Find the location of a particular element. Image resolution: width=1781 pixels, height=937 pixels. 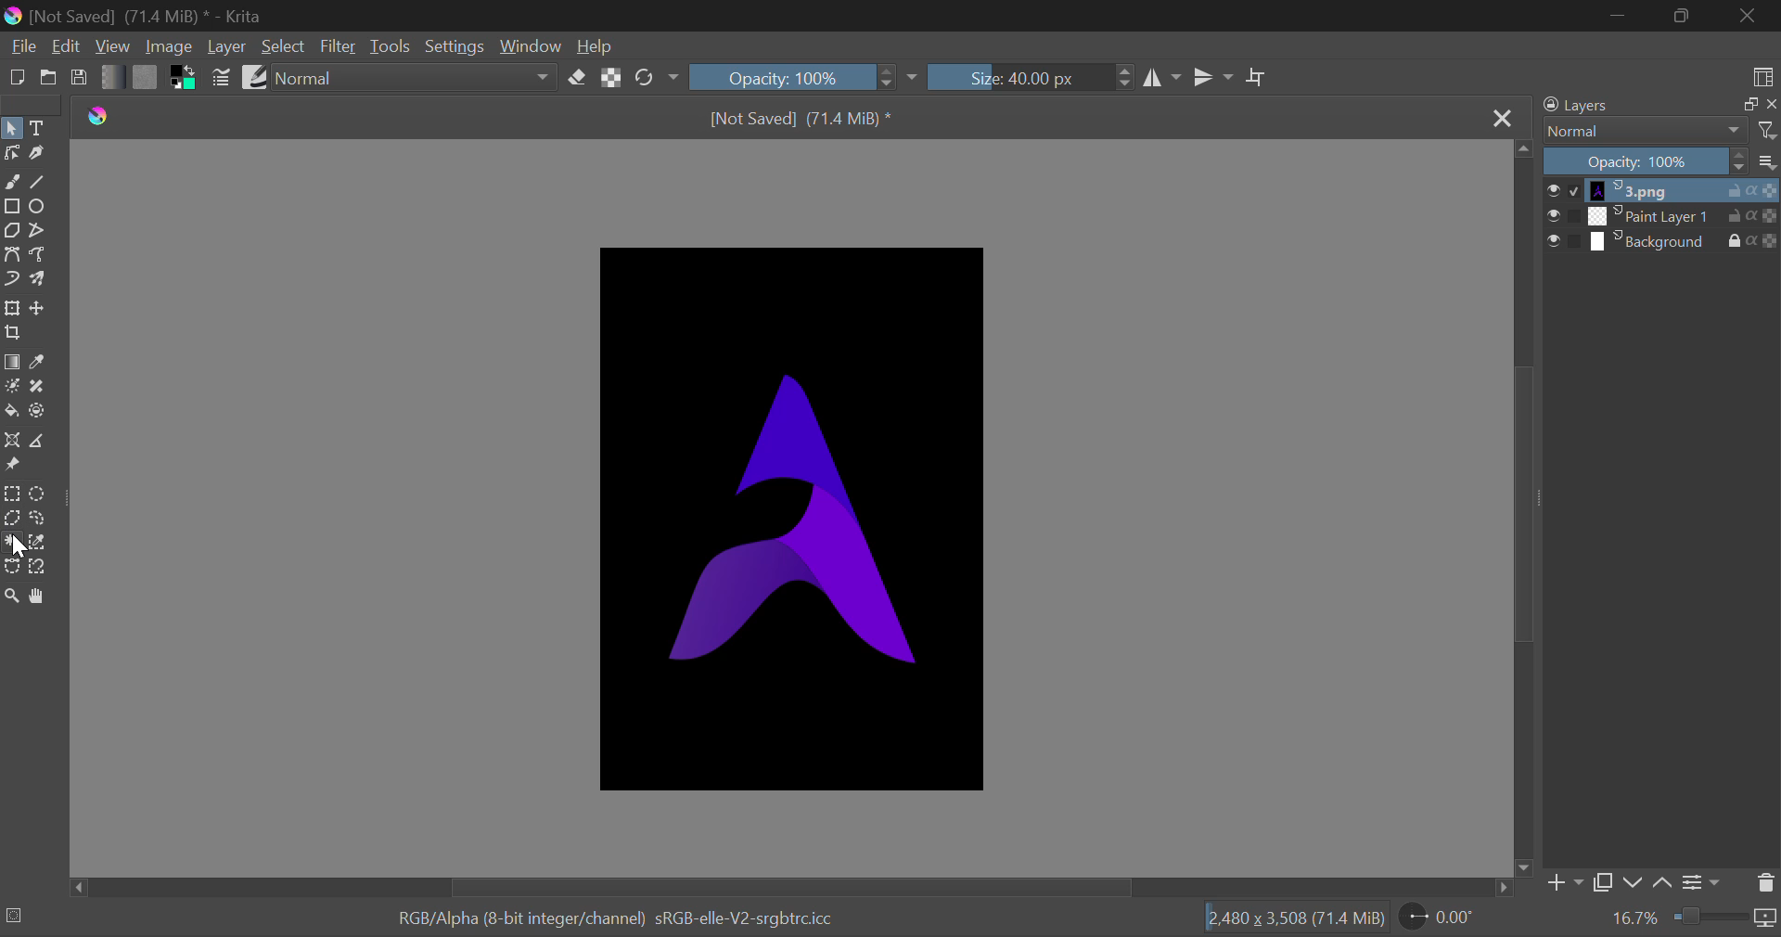

Colorize Mask Tool is located at coordinates (13, 388).